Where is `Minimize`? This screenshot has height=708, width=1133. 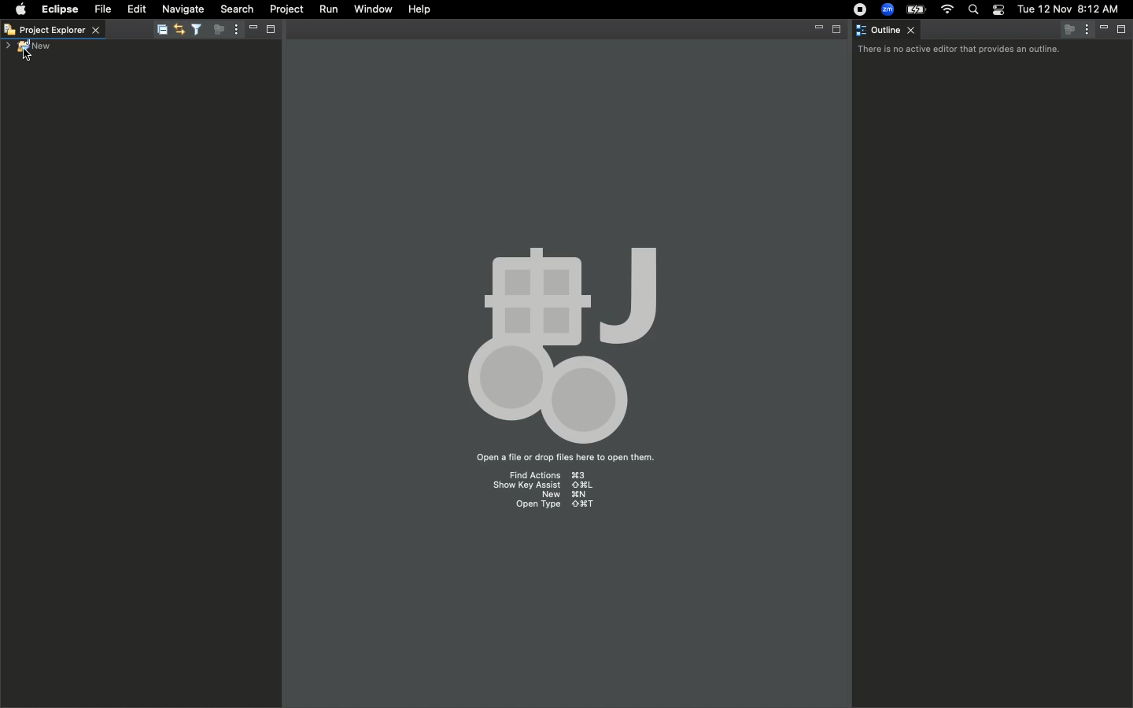 Minimize is located at coordinates (250, 29).